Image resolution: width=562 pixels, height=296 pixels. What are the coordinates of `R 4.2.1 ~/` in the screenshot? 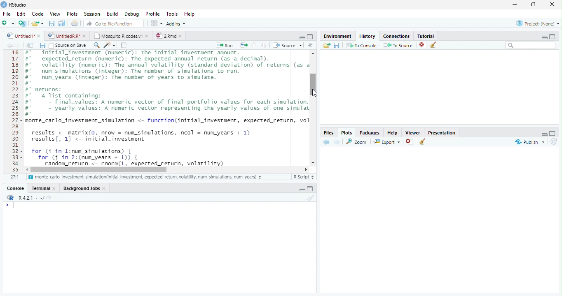 It's located at (28, 197).